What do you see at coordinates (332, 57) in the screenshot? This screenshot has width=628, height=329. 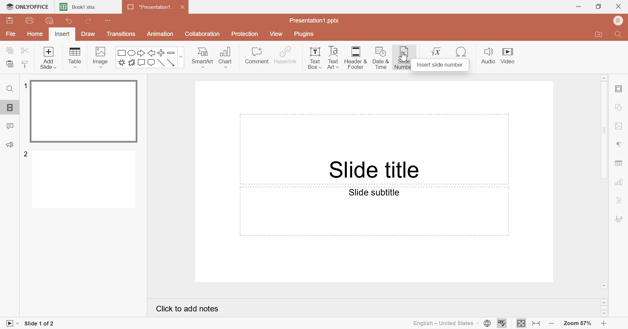 I see `Text Art` at bounding box center [332, 57].